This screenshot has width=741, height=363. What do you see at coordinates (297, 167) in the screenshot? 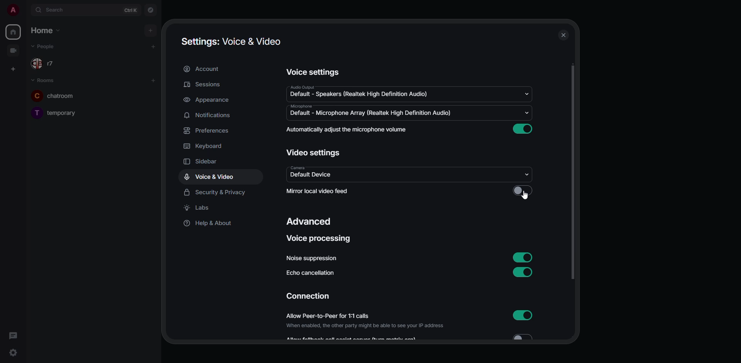
I see `camera` at bounding box center [297, 167].